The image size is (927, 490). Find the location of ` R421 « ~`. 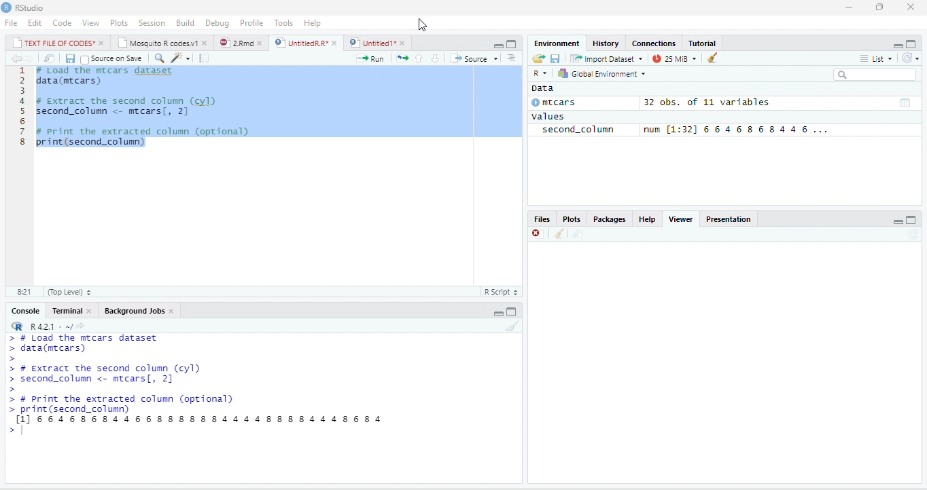

 R421 « ~ is located at coordinates (45, 324).